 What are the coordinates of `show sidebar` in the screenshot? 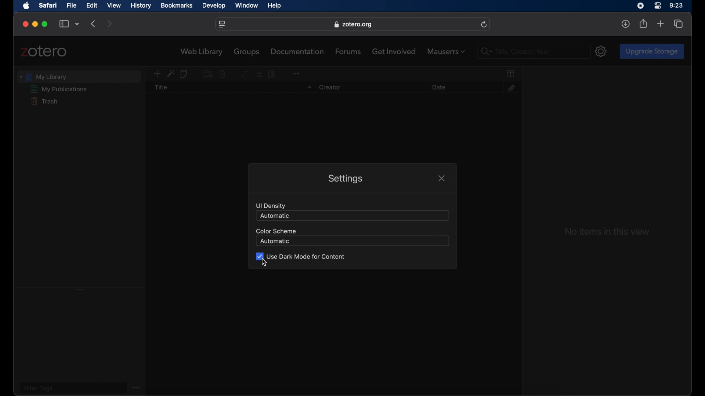 It's located at (64, 24).